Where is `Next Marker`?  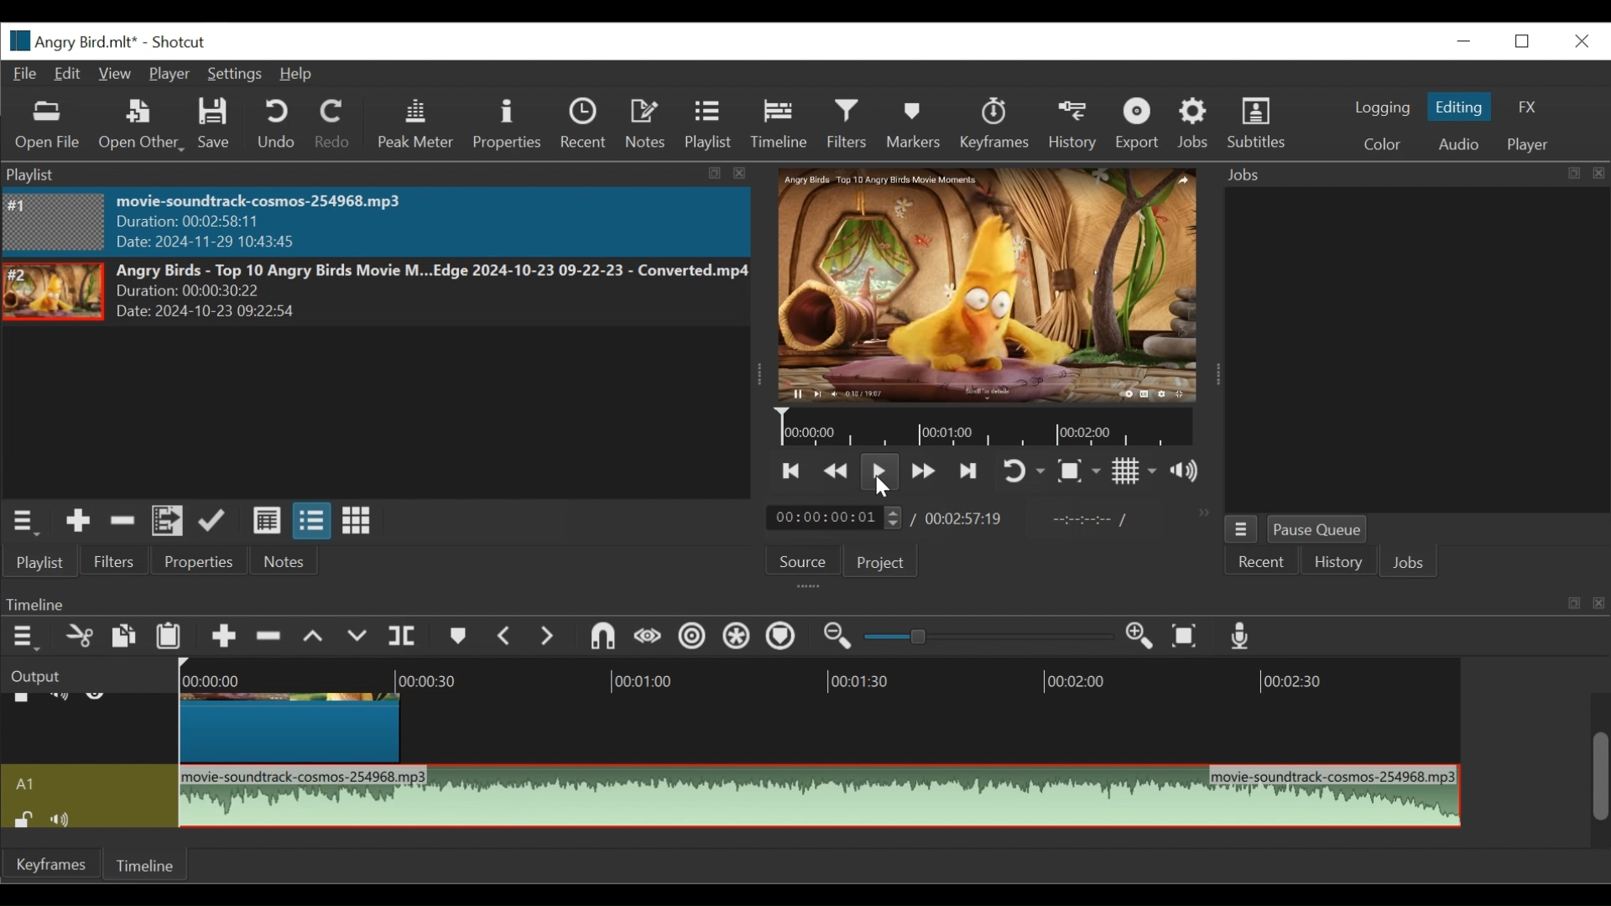 Next Marker is located at coordinates (545, 637).